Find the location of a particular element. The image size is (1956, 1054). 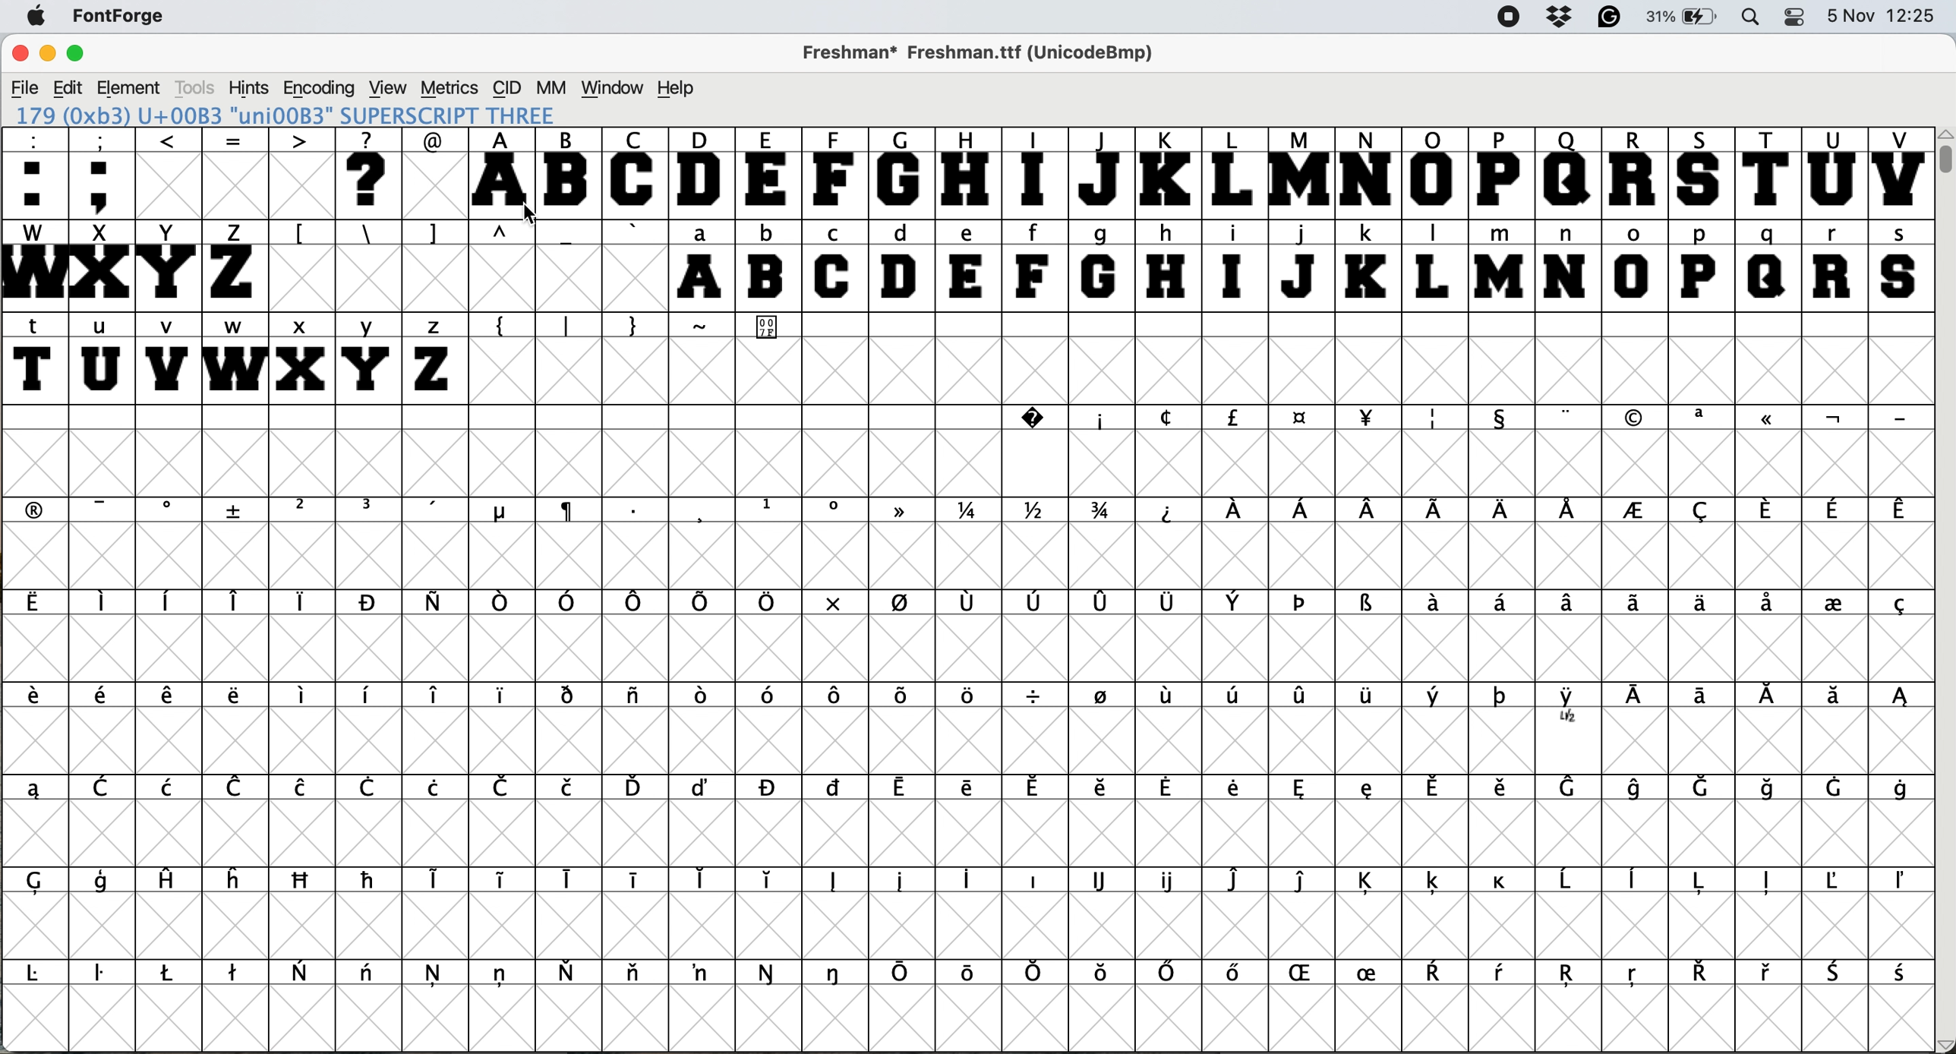

symbol is located at coordinates (1240, 976).